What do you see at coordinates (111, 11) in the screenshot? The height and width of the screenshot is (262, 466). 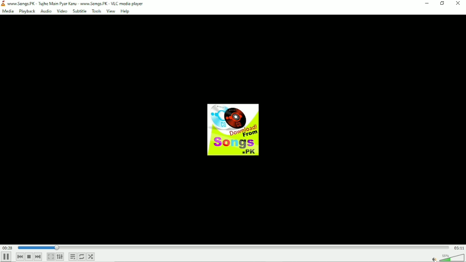 I see `View` at bounding box center [111, 11].